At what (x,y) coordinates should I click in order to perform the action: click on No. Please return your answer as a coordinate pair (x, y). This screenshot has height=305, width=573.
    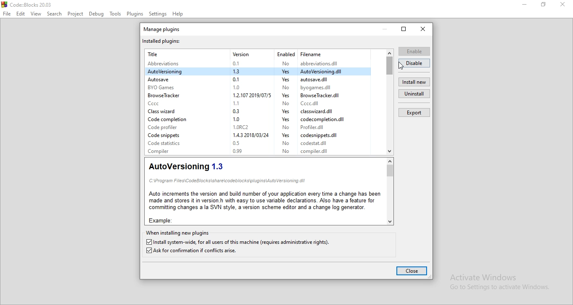
    Looking at the image, I should click on (285, 86).